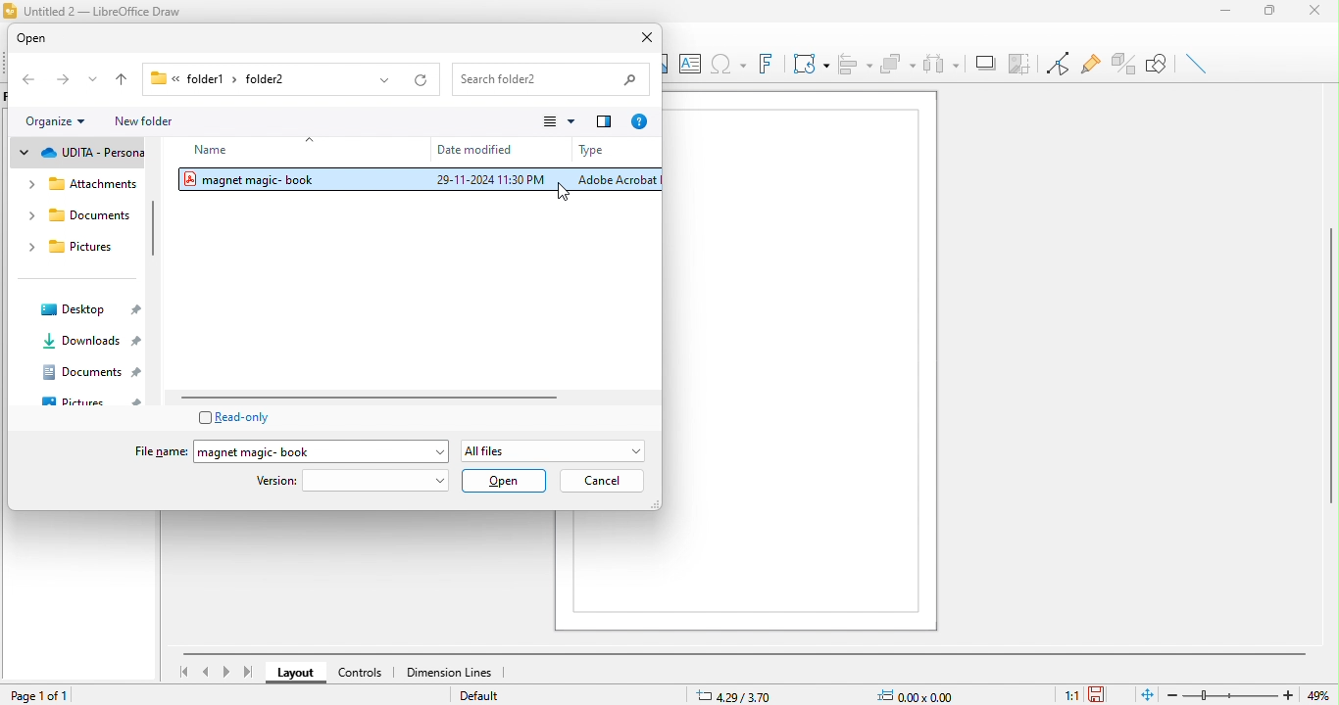  Describe the element at coordinates (283, 81) in the screenshot. I see `folder 2` at that location.